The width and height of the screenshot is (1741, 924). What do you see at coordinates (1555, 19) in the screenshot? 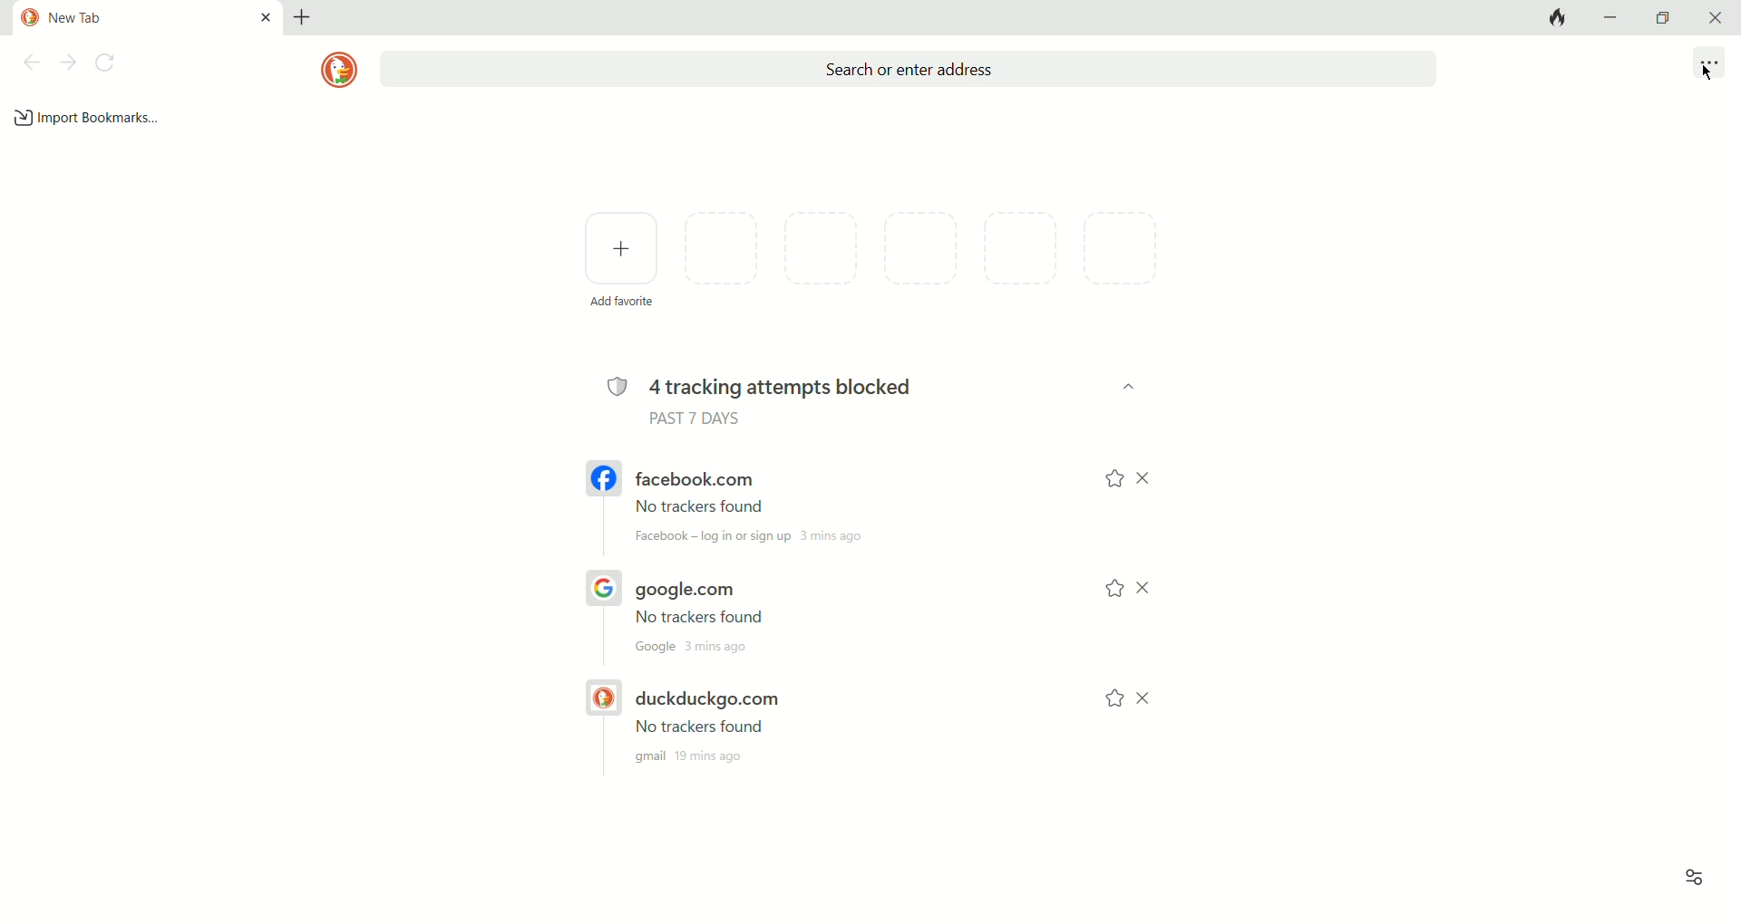
I see `close tab and clear data` at bounding box center [1555, 19].